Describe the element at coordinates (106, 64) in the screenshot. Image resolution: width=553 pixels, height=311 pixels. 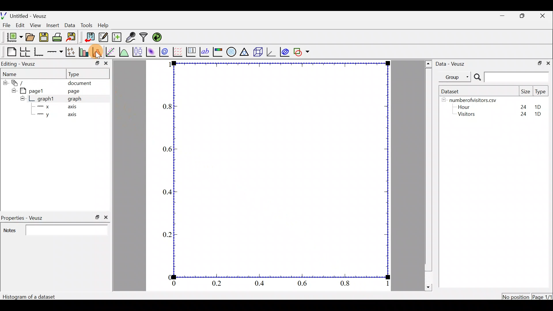
I see `close` at that location.